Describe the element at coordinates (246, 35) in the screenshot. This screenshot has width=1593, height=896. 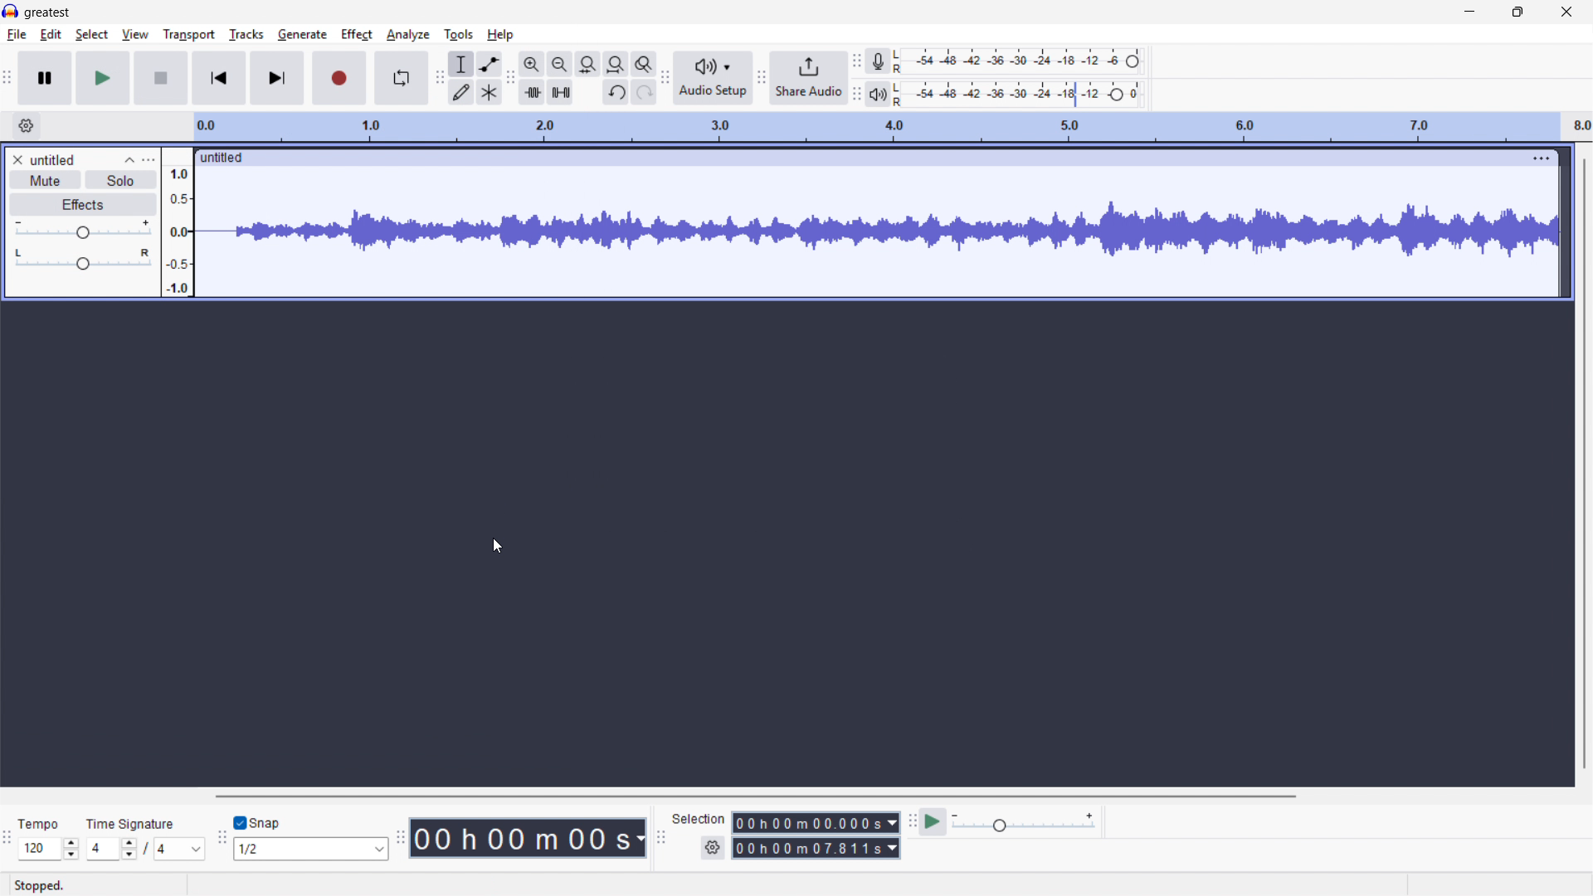
I see `tracks` at that location.